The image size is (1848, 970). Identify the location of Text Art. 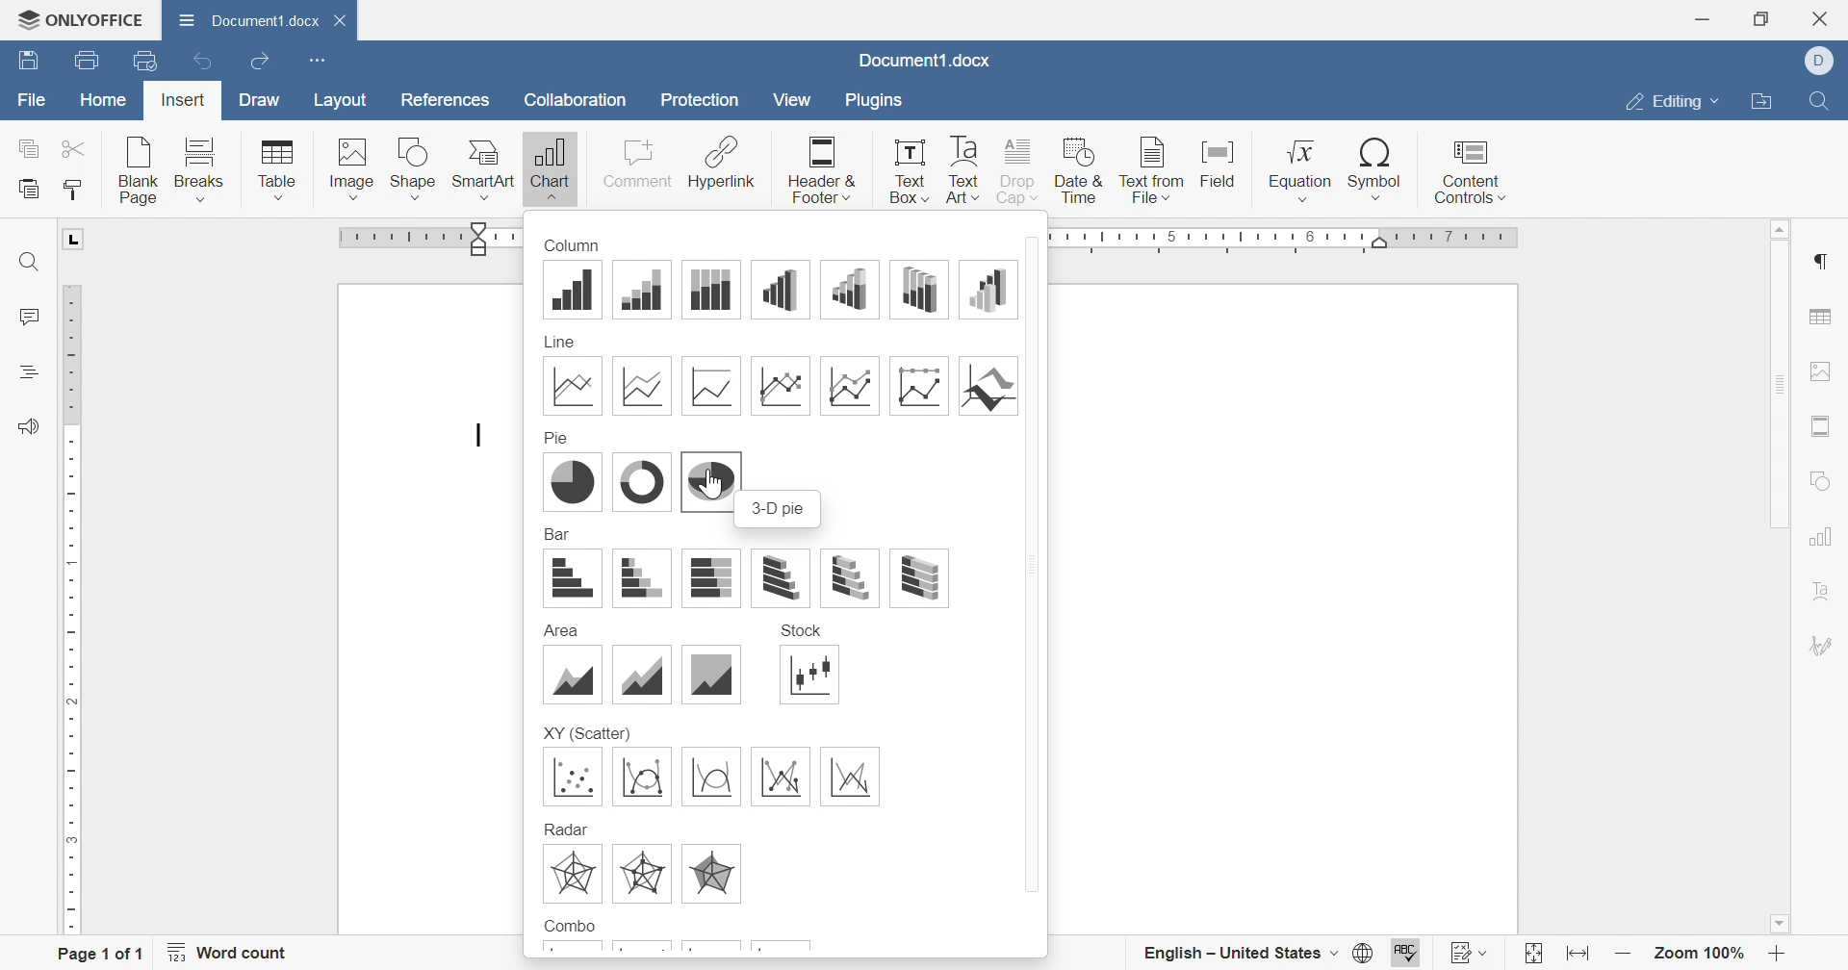
(964, 169).